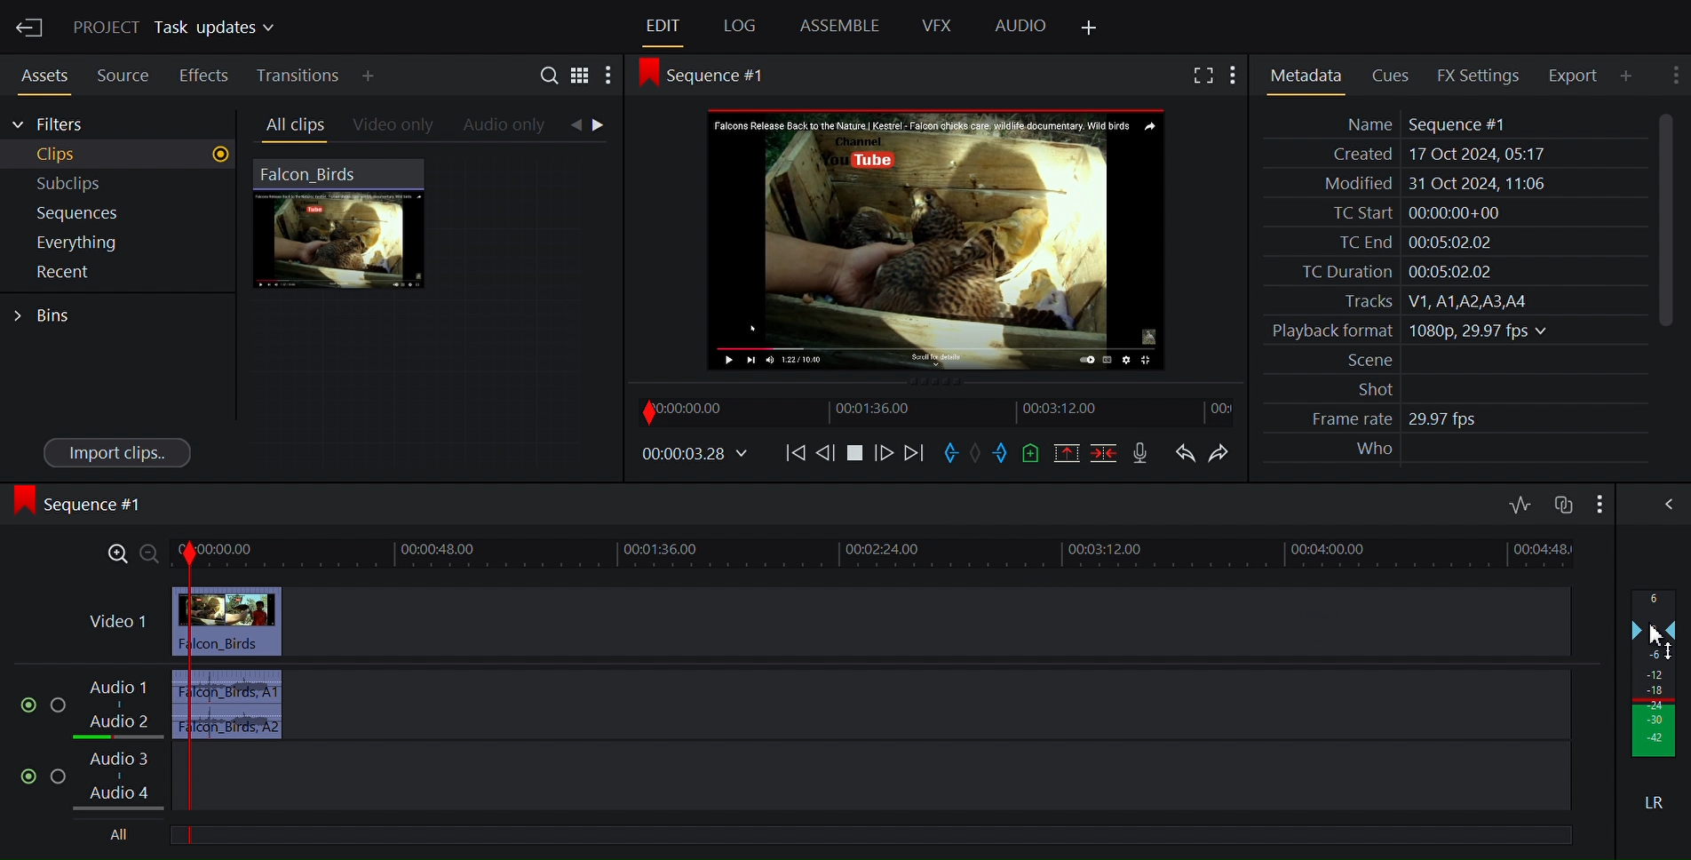 The height and width of the screenshot is (860, 1691). I want to click on 00.00.03.28, so click(695, 455).